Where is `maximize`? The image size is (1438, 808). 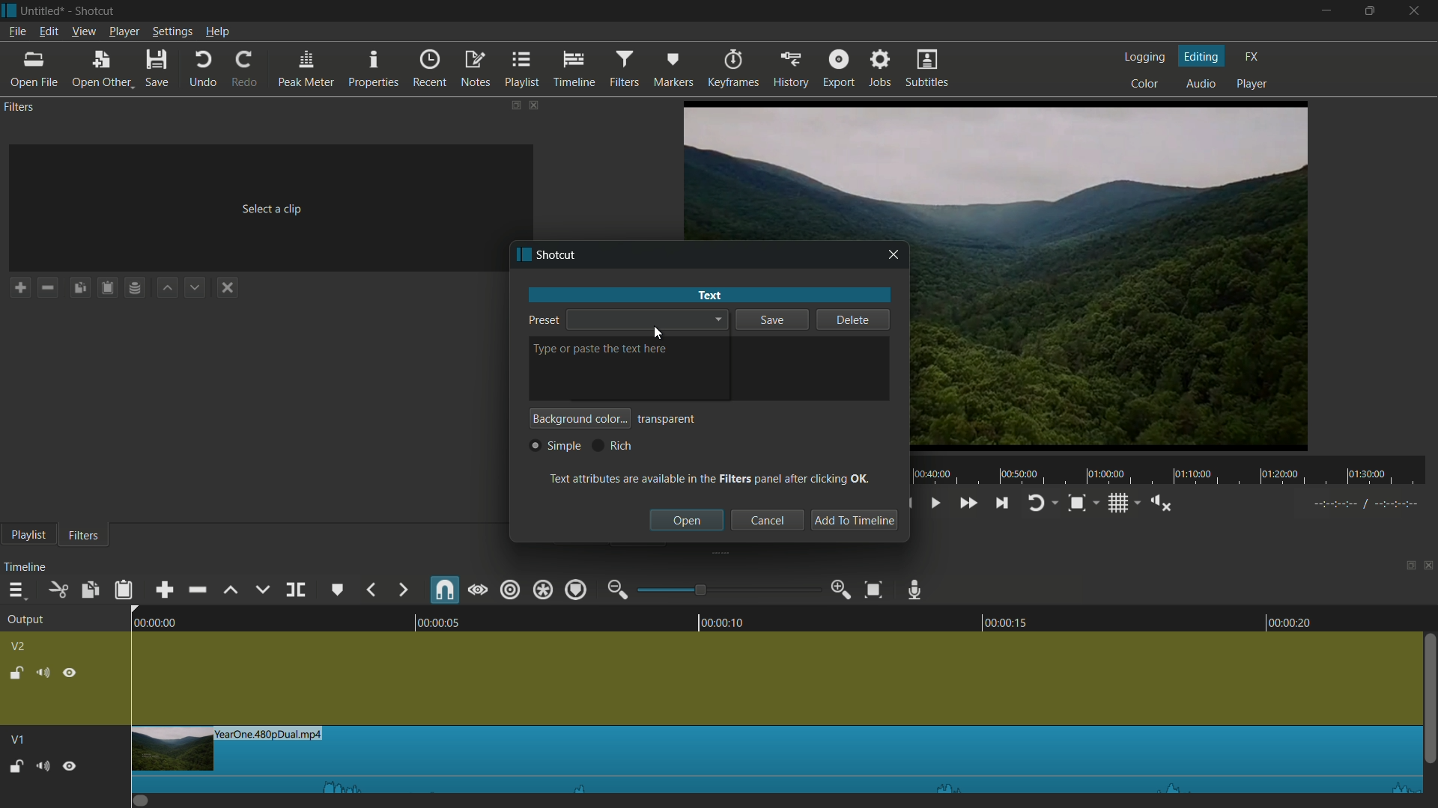 maximize is located at coordinates (1370, 11).